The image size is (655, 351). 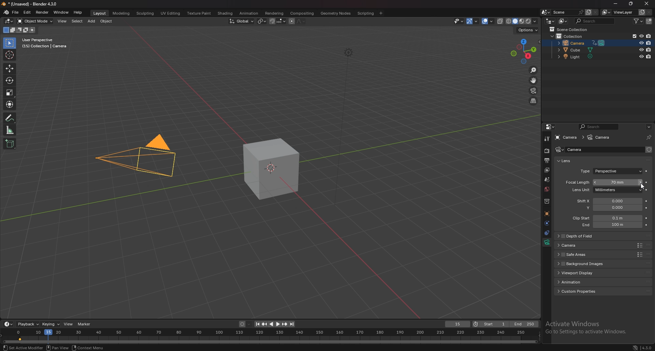 What do you see at coordinates (559, 150) in the screenshot?
I see `camera` at bounding box center [559, 150].